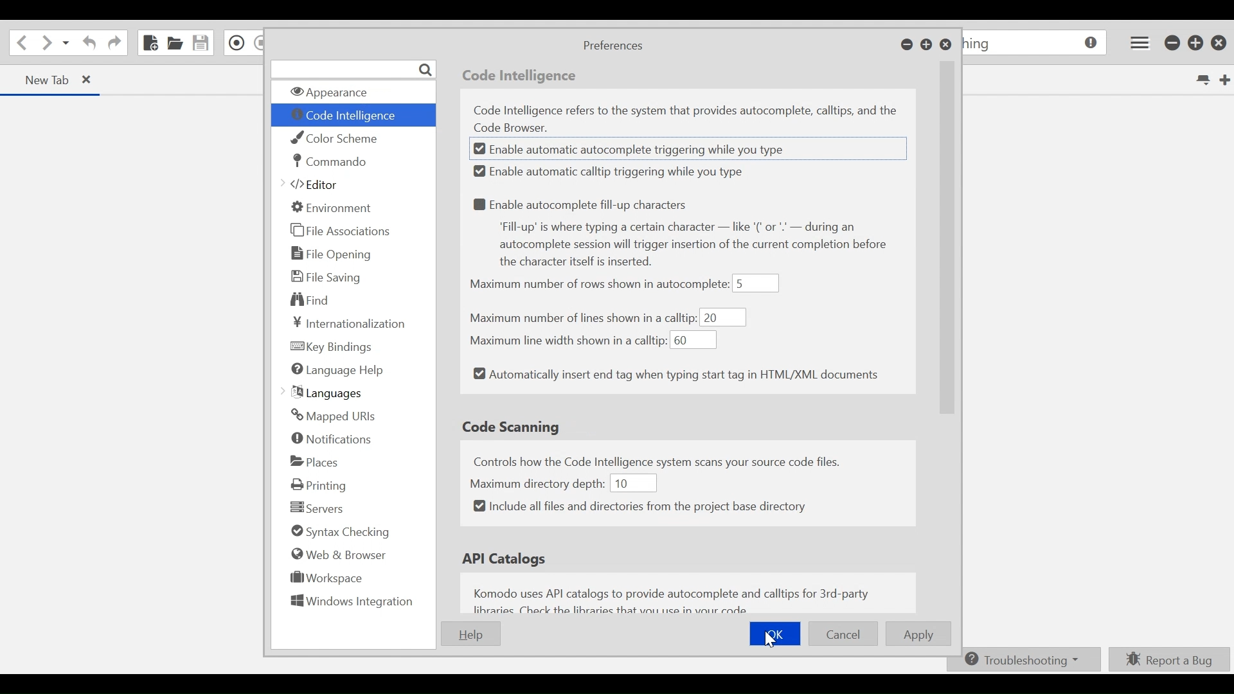 The height and width of the screenshot is (694, 1234). Describe the element at coordinates (693, 341) in the screenshot. I see `60` at that location.